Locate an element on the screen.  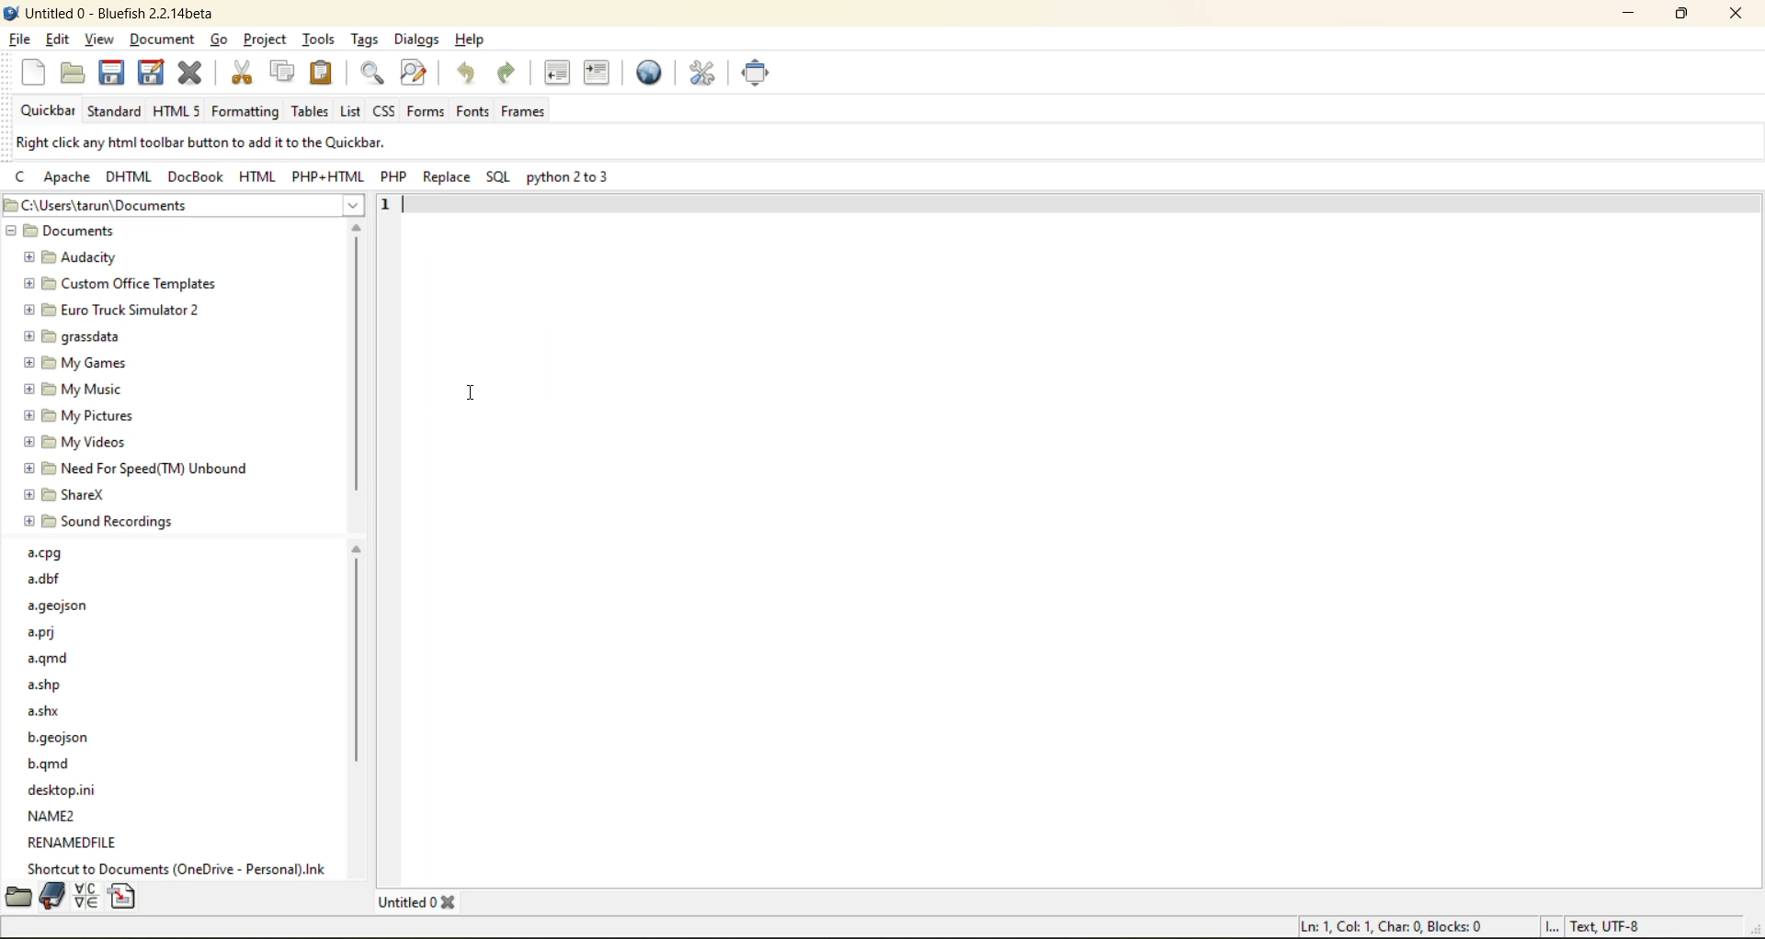
bookmarks is located at coordinates (54, 896).